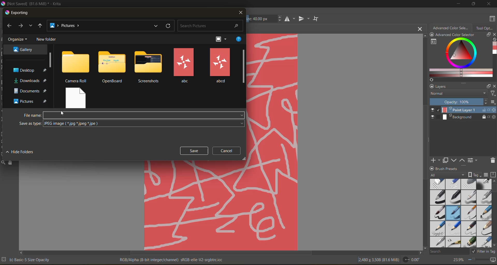 This screenshot has height=265, width=497. I want to click on flip vertically, so click(303, 19).